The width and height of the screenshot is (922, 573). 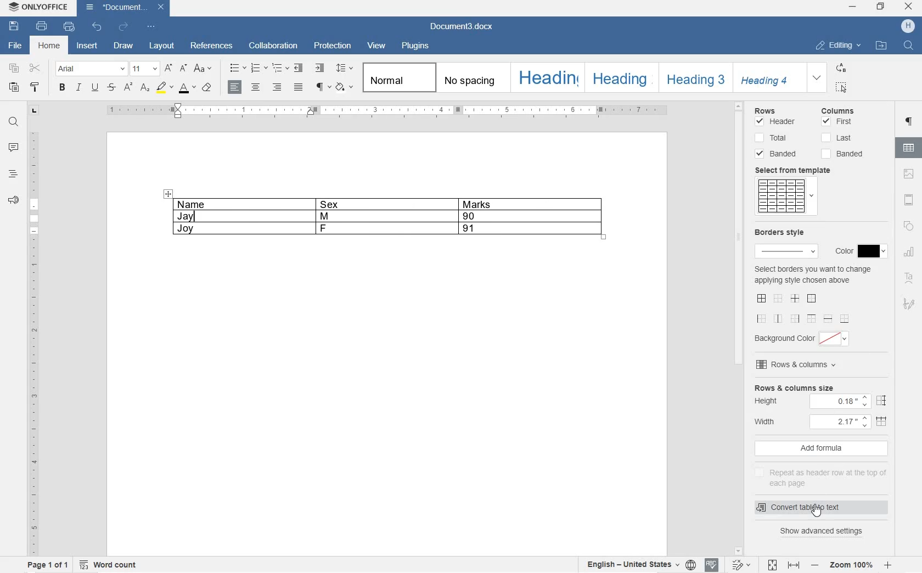 What do you see at coordinates (909, 276) in the screenshot?
I see `TEXT ART` at bounding box center [909, 276].